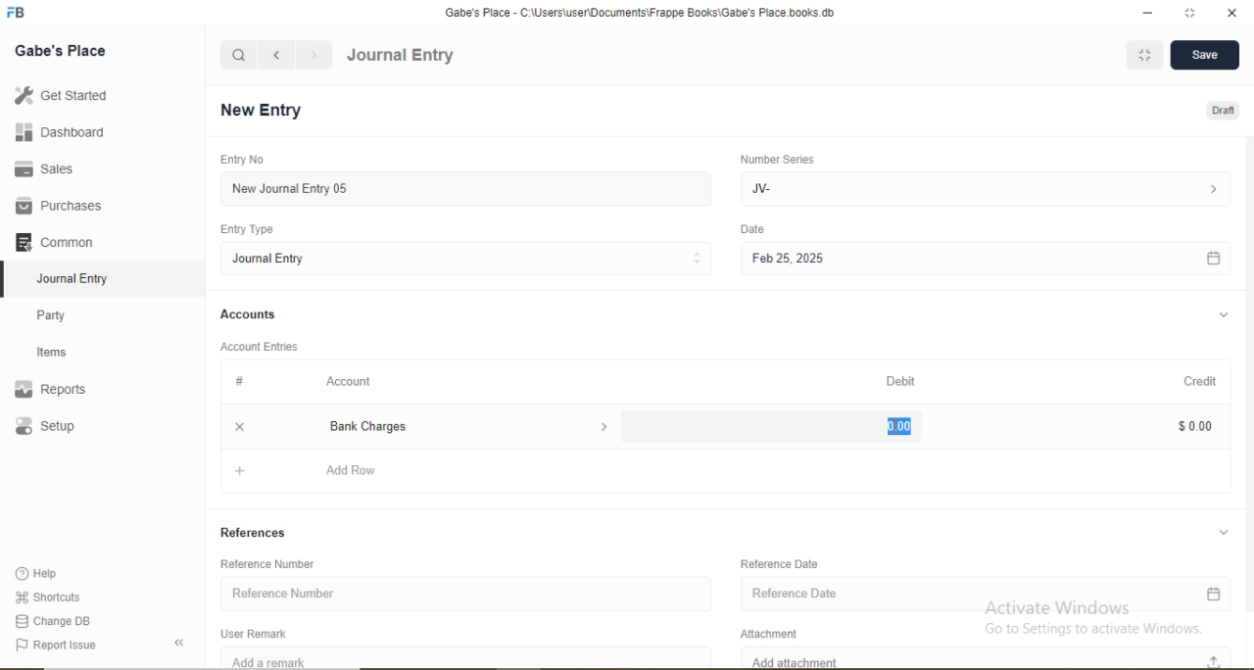 The image size is (1254, 670). Describe the element at coordinates (78, 276) in the screenshot. I see `Journal Entry` at that location.